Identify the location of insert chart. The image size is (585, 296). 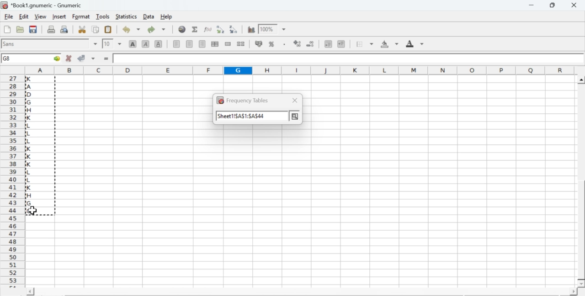
(251, 29).